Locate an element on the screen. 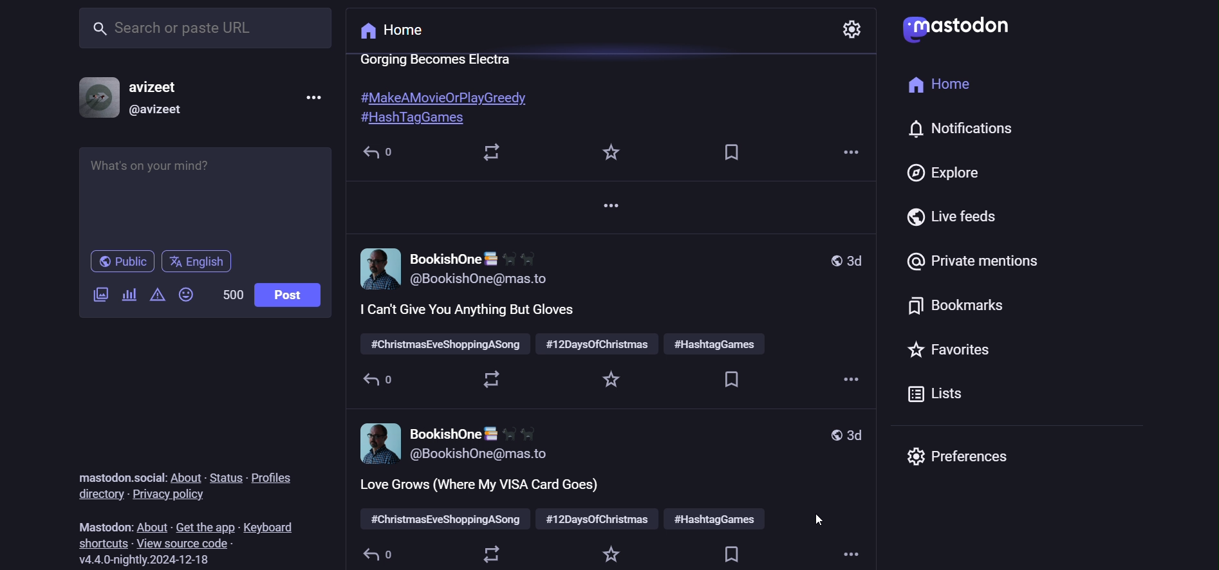  #12DaysOfChristmas is located at coordinates (598, 519).